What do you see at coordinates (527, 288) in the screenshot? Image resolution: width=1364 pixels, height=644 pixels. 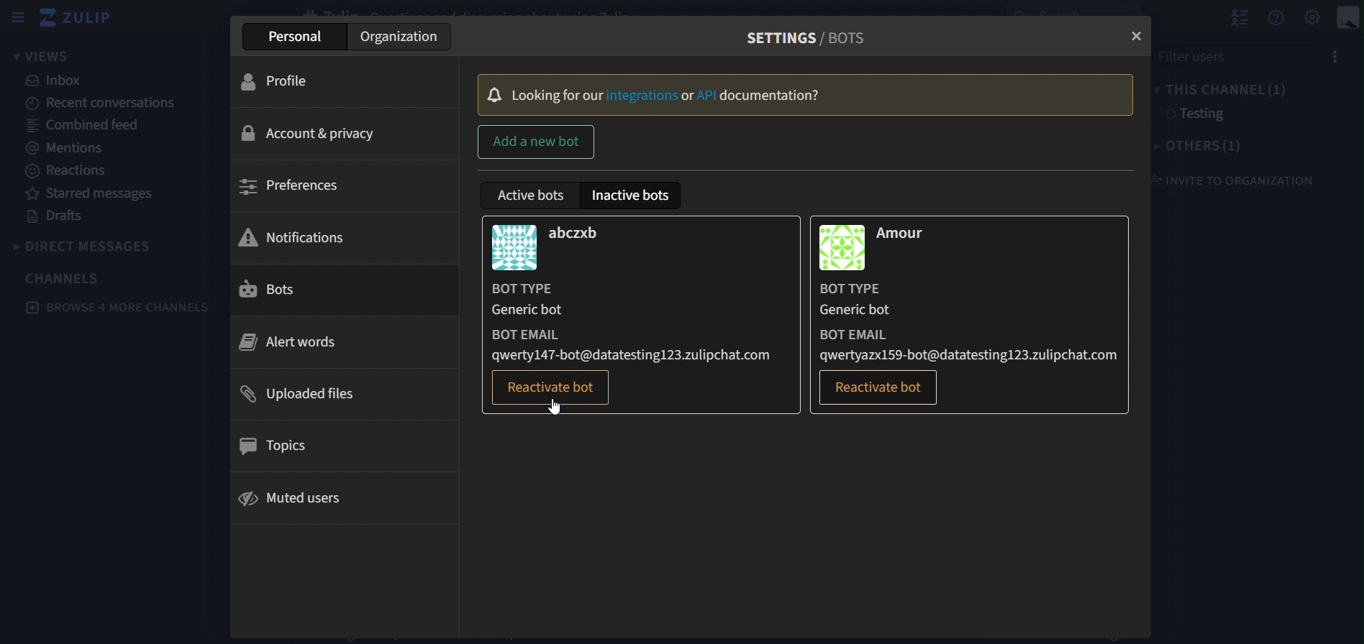 I see `BOT TYPE` at bounding box center [527, 288].